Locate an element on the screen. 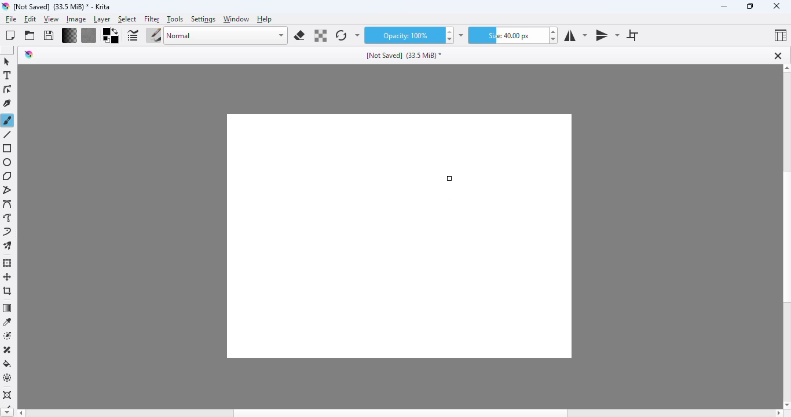 The width and height of the screenshot is (791, 417). edit is located at coordinates (30, 20).